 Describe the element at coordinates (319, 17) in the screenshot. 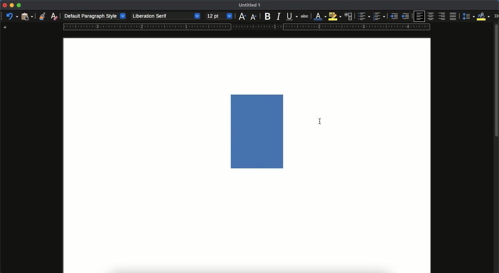

I see `line color` at that location.